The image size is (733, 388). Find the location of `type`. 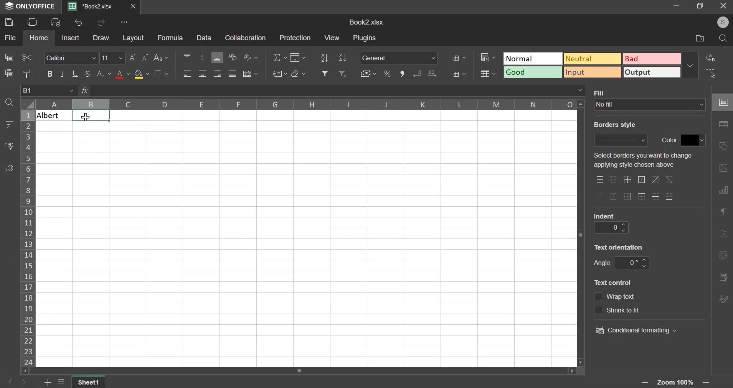

type is located at coordinates (602, 65).